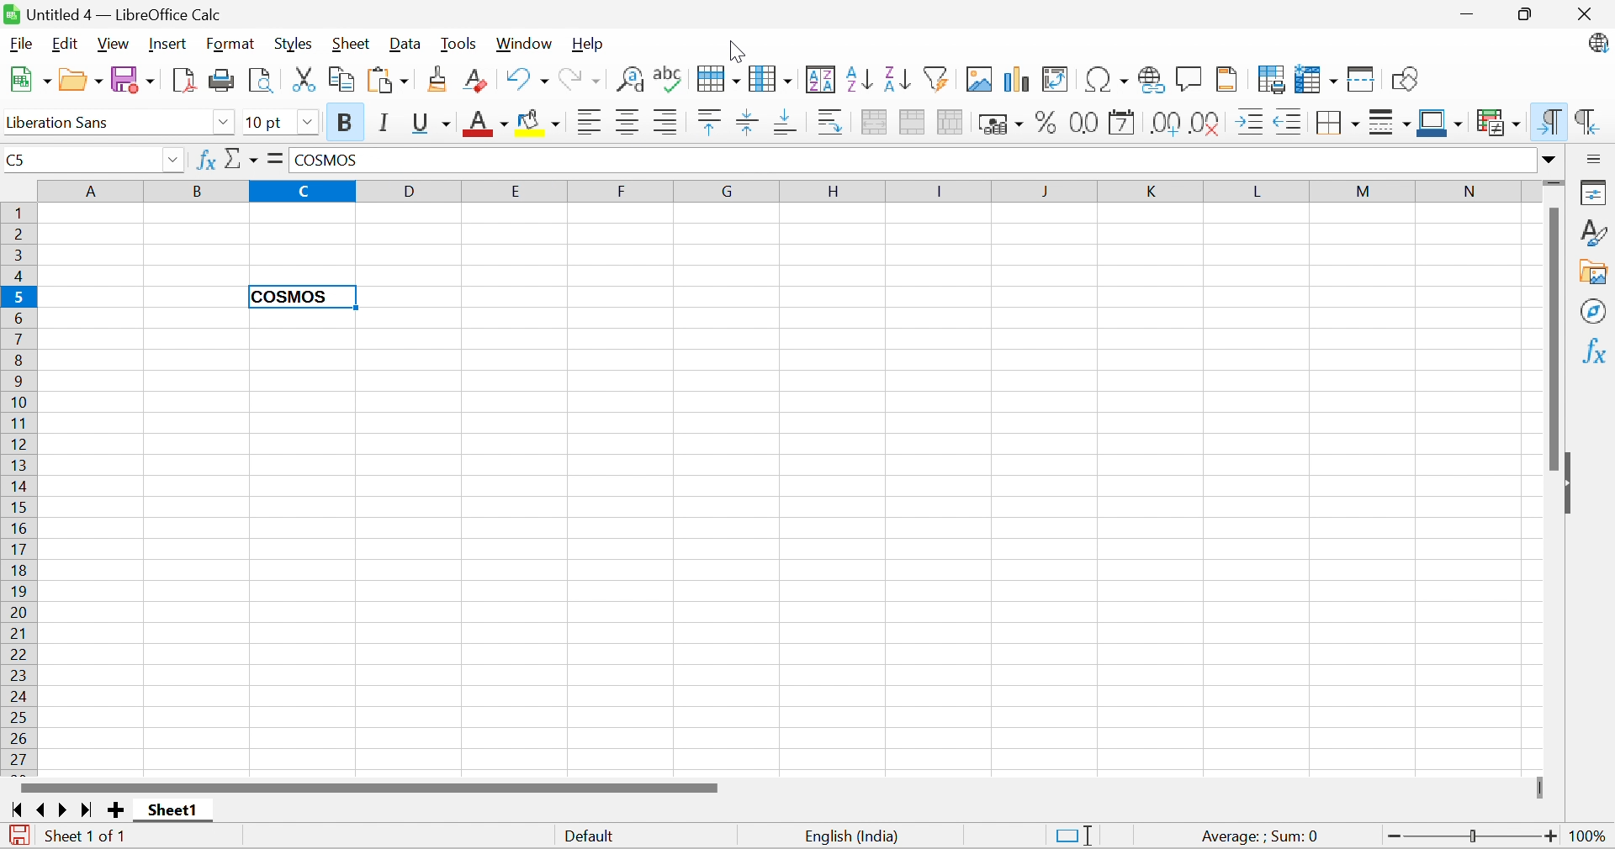 This screenshot has height=849, width=1615. I want to click on Freeze Rows and Columns, so click(1318, 77).